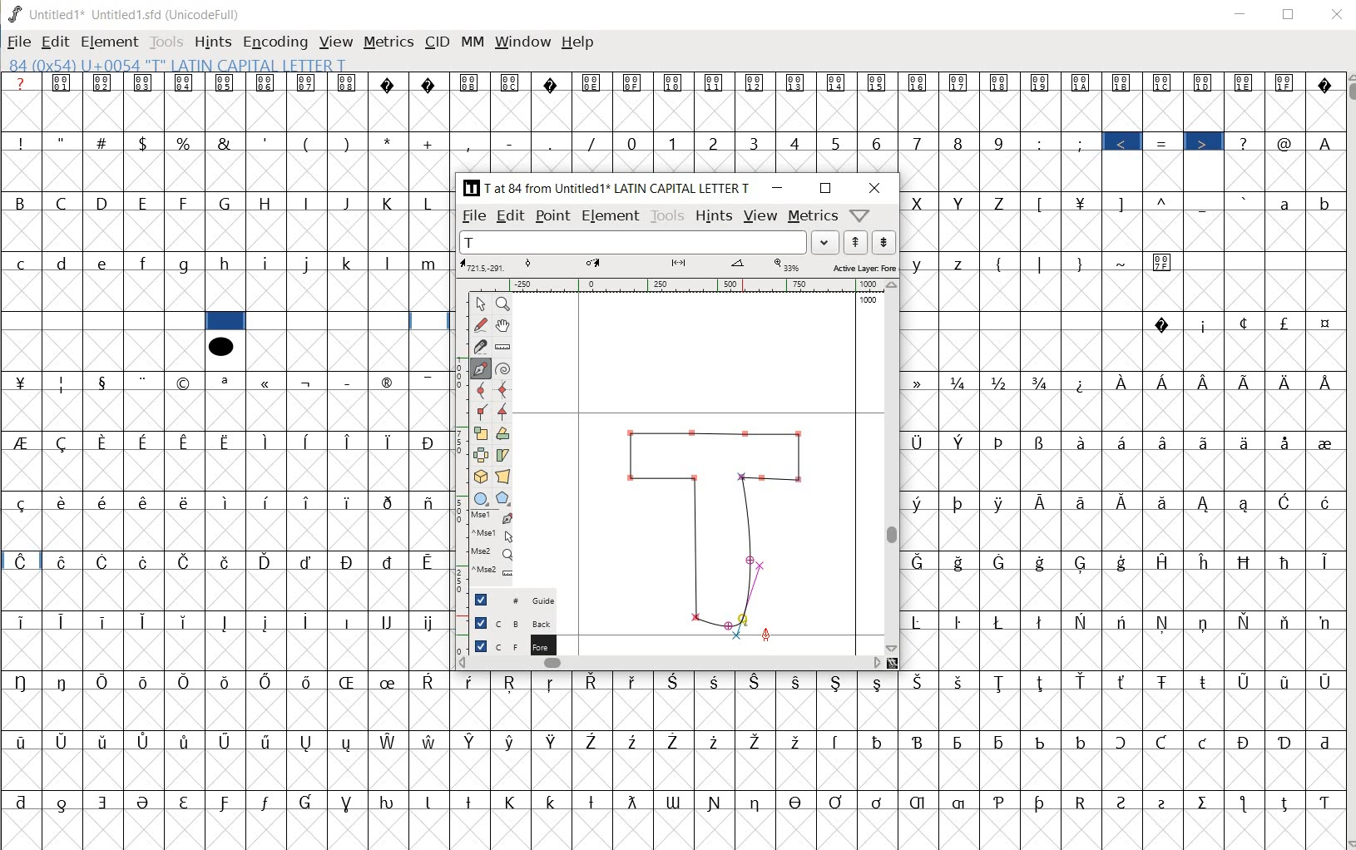  Describe the element at coordinates (1205, 622) in the screenshot. I see `Symbol` at that location.